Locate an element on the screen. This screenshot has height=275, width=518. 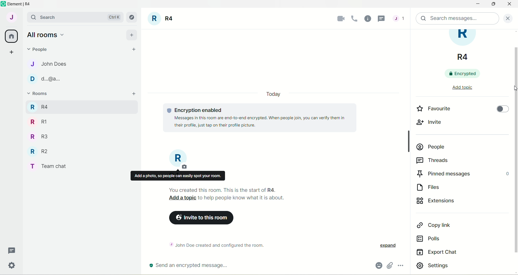
video call is located at coordinates (339, 19).